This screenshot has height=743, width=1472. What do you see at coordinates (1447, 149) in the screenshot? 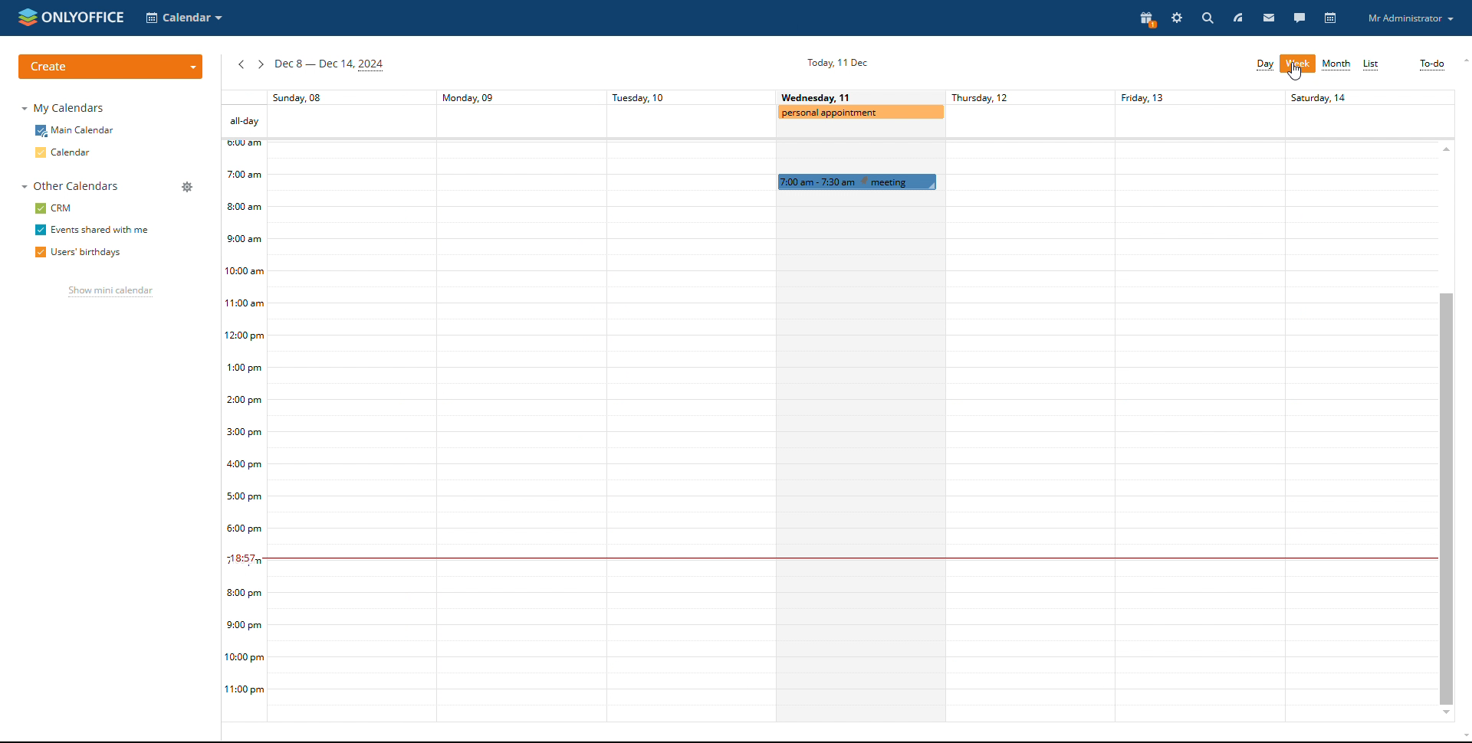
I see `scroll up` at bounding box center [1447, 149].